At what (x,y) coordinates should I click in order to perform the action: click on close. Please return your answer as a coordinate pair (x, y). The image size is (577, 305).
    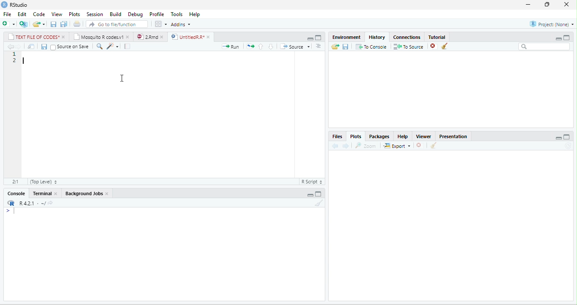
    Looking at the image, I should click on (128, 38).